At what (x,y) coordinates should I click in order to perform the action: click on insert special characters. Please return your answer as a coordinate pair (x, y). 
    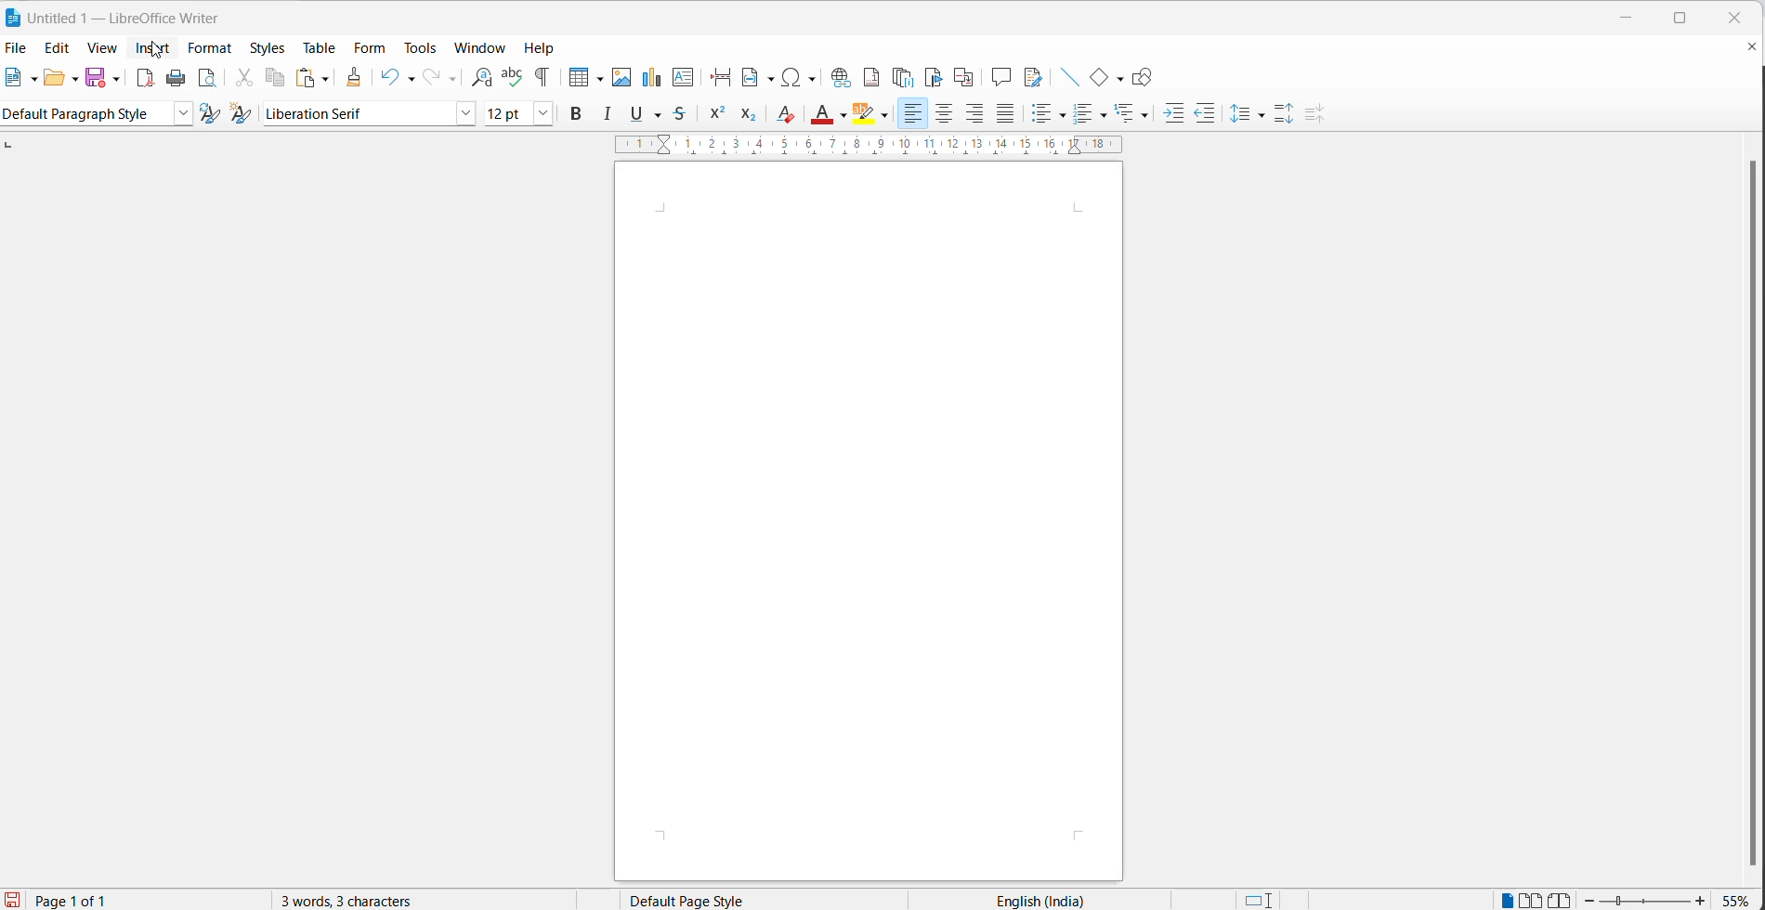
    Looking at the image, I should click on (801, 77).